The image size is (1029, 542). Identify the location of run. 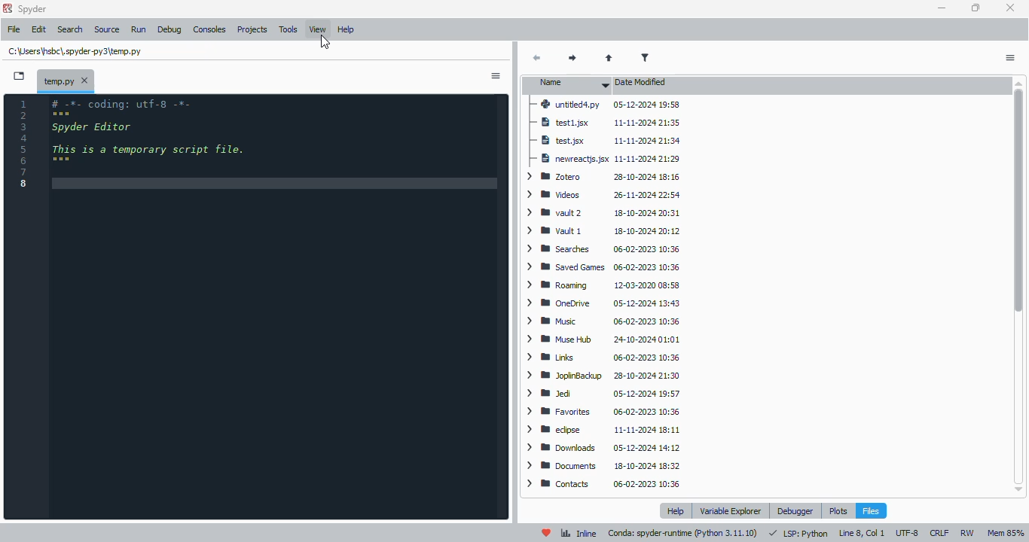
(139, 30).